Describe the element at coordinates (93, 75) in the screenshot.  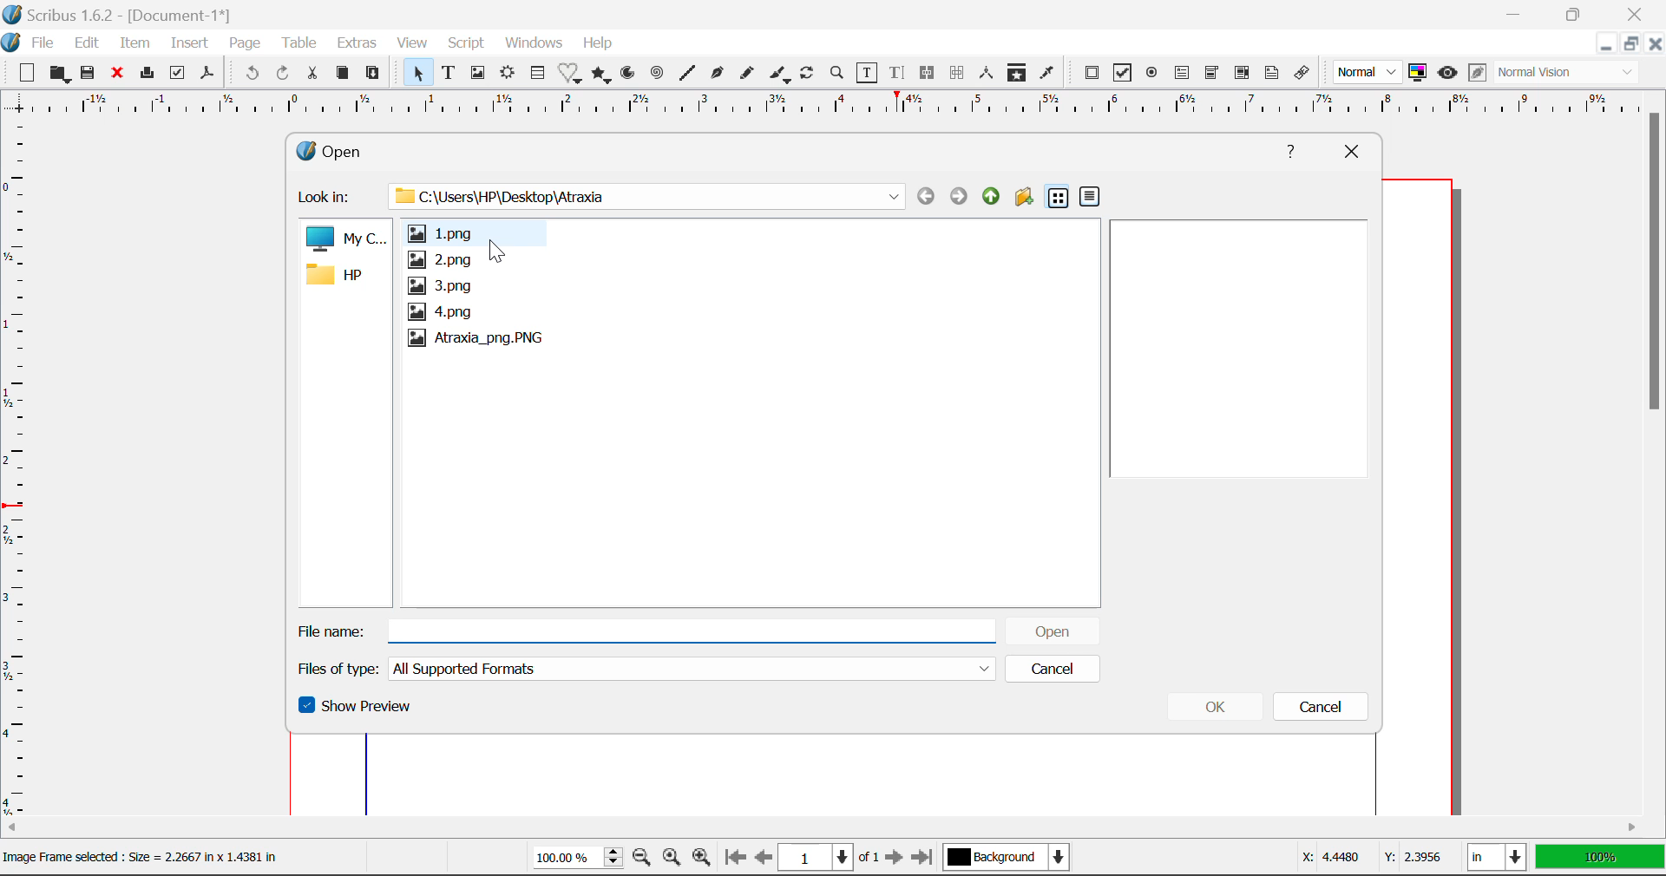
I see `Save` at that location.